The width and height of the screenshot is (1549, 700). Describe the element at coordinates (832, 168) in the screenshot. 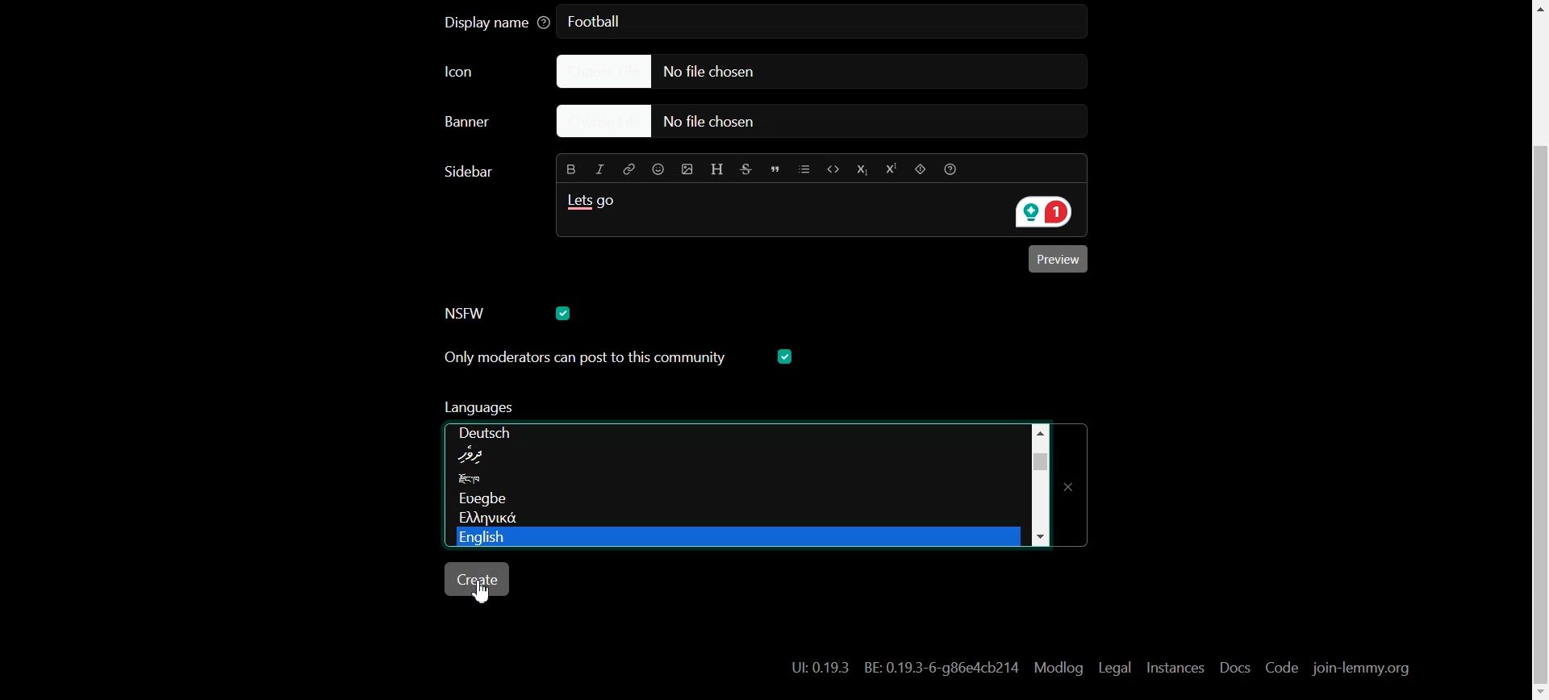

I see `Code` at that location.